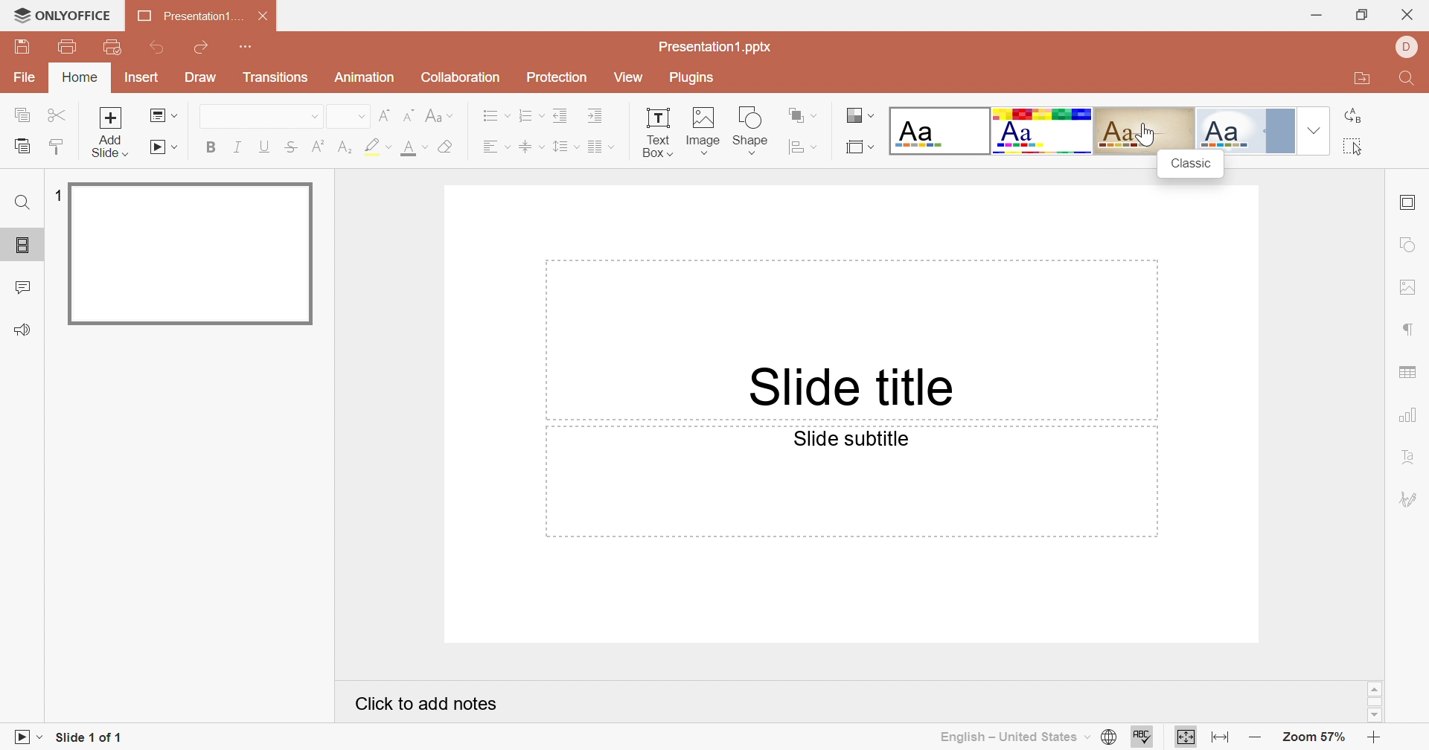  I want to click on Italic, so click(237, 149).